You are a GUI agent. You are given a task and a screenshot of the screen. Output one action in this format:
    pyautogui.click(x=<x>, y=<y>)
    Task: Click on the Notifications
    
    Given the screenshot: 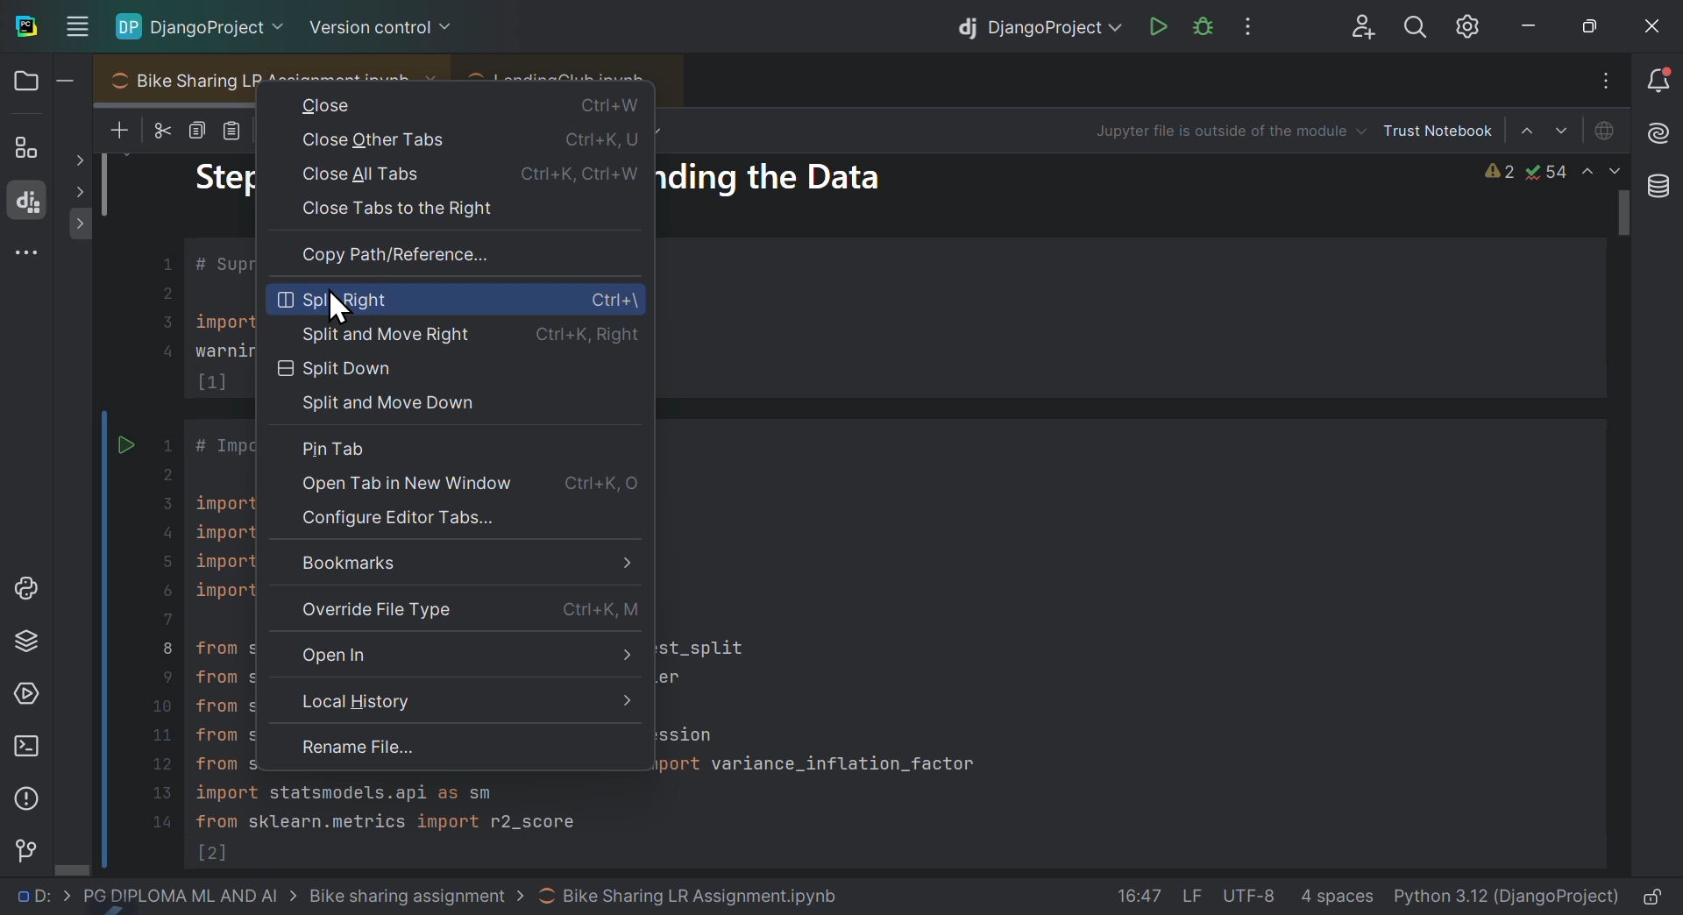 What is the action you would take?
    pyautogui.click(x=1656, y=82)
    